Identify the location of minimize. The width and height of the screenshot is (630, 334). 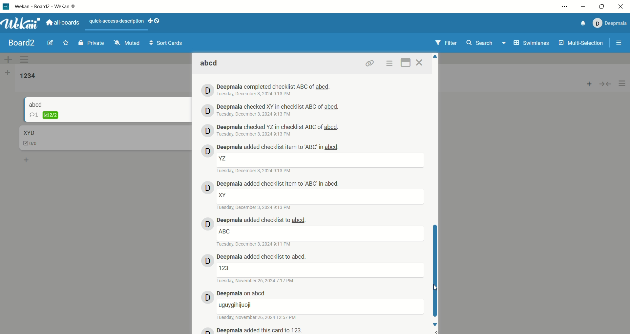
(583, 7).